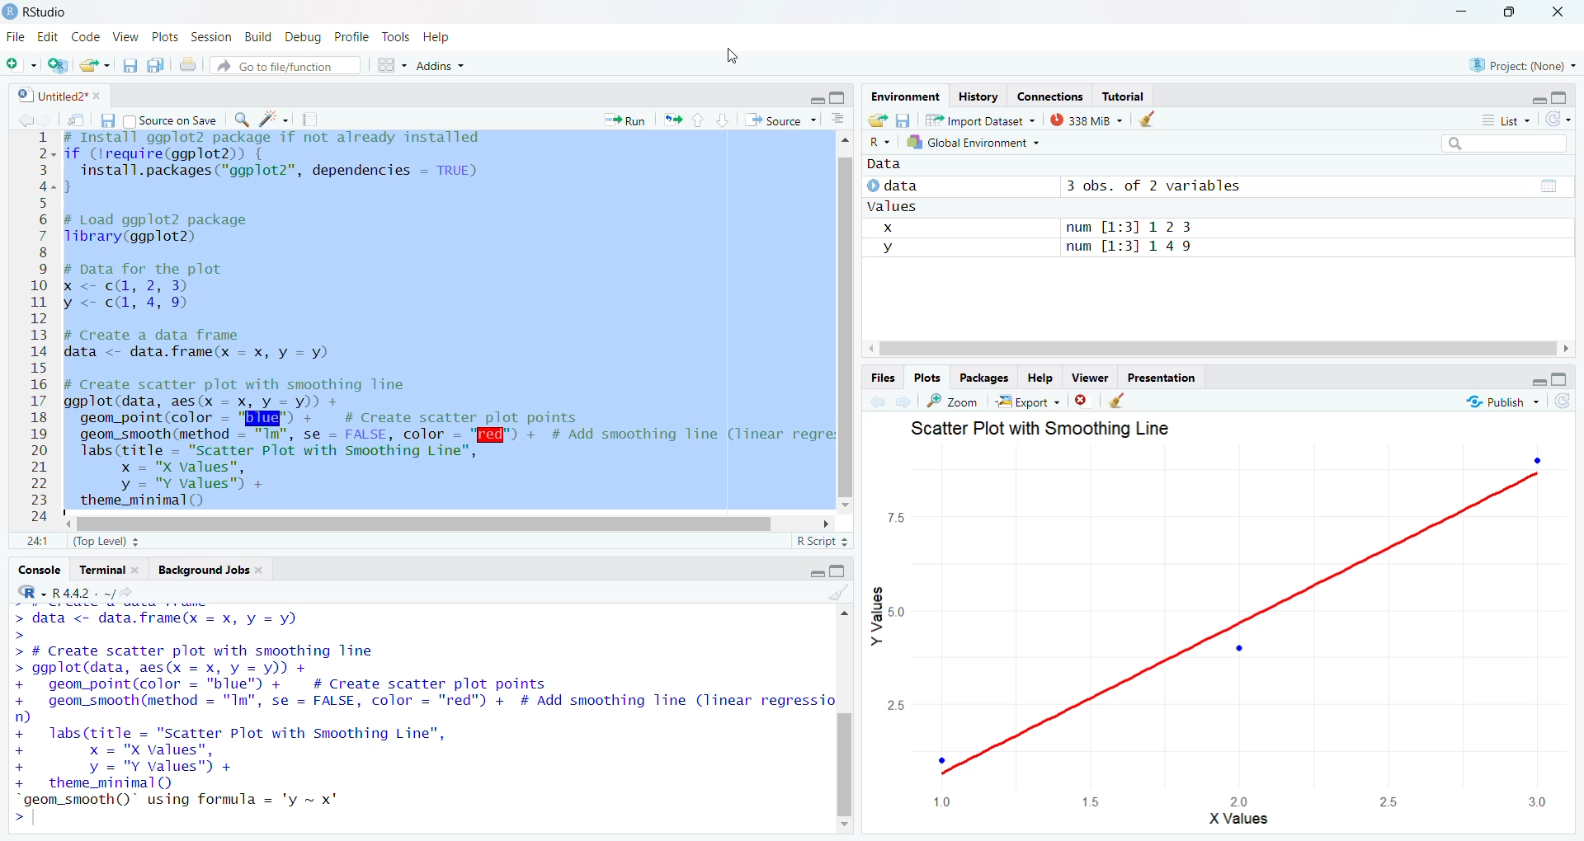 The height and width of the screenshot is (841, 1584). Describe the element at coordinates (1038, 378) in the screenshot. I see `Help` at that location.